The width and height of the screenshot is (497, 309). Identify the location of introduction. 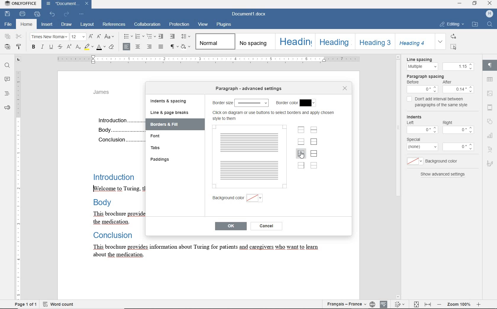
(119, 120).